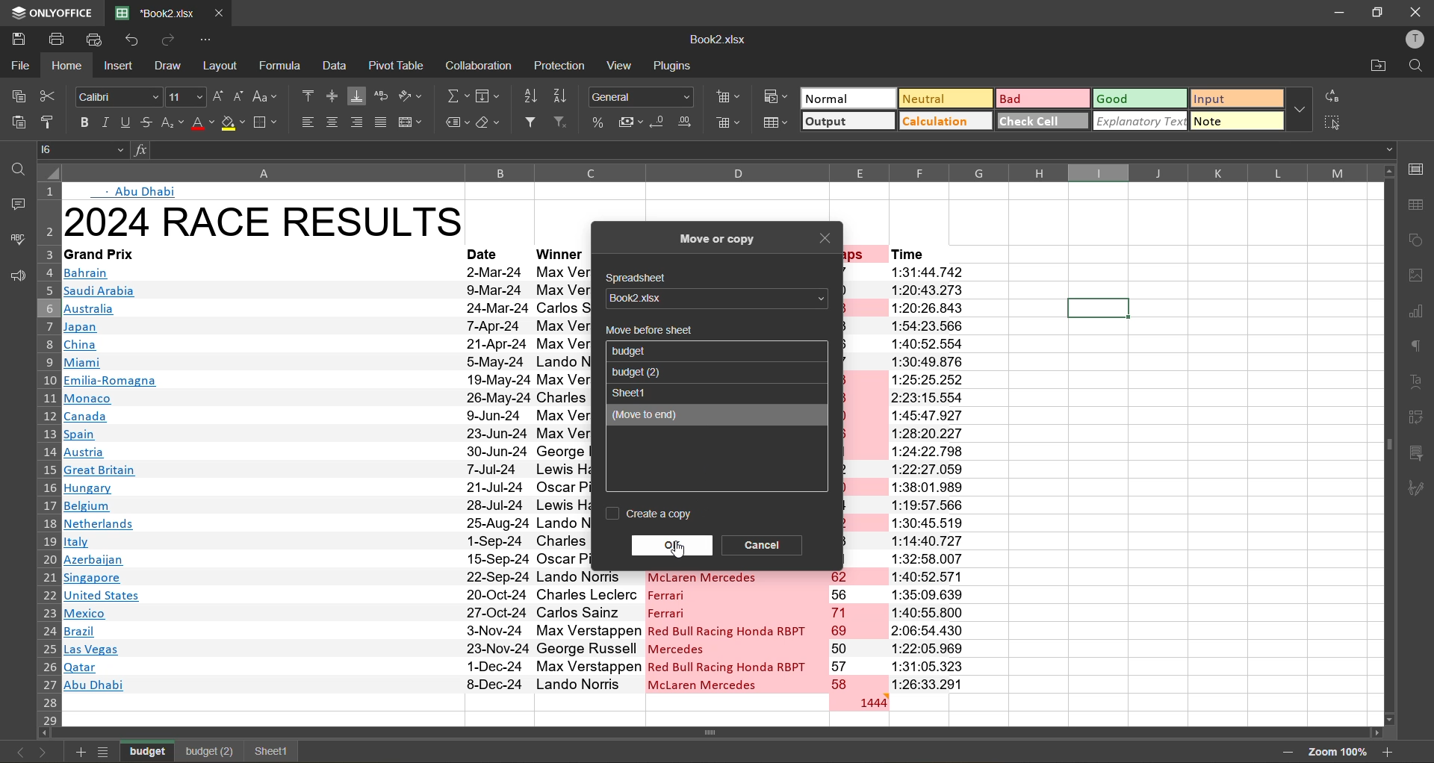 The image size is (1434, 763). I want to click on clear filter, so click(566, 124).